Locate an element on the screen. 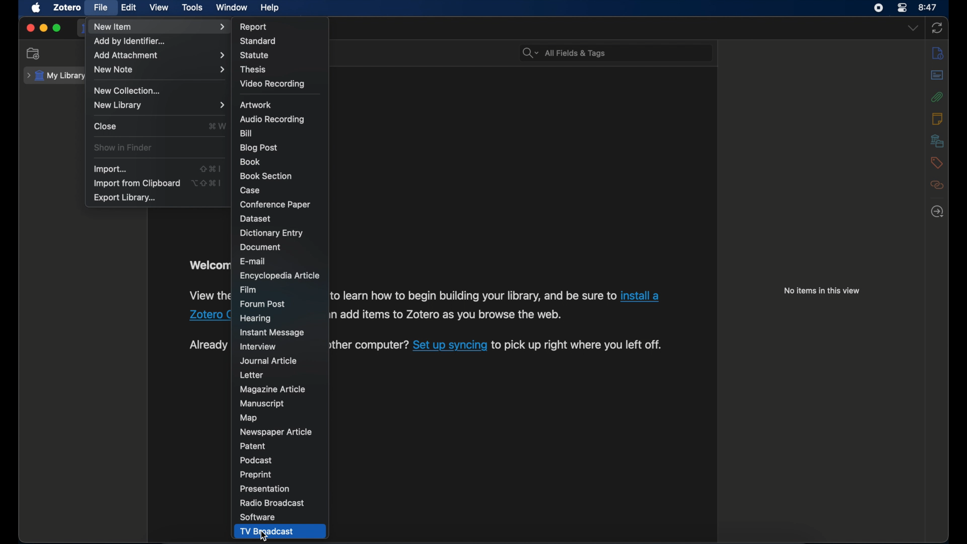  statue is located at coordinates (254, 55).